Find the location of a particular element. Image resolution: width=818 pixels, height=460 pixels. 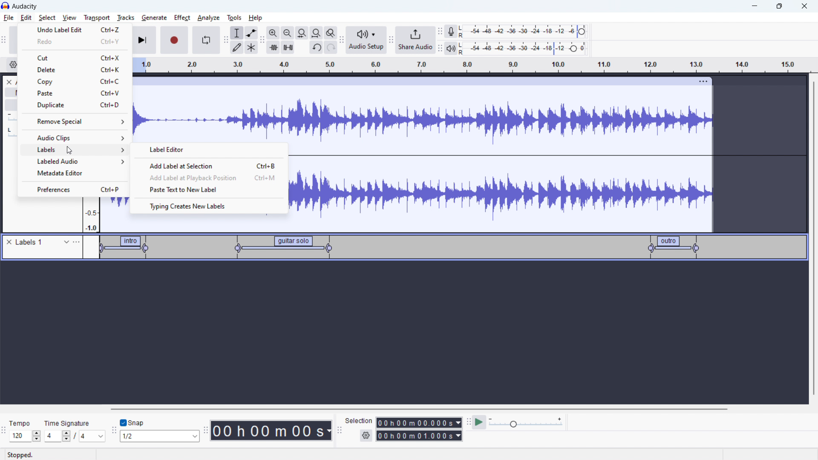

close is located at coordinates (804, 6).